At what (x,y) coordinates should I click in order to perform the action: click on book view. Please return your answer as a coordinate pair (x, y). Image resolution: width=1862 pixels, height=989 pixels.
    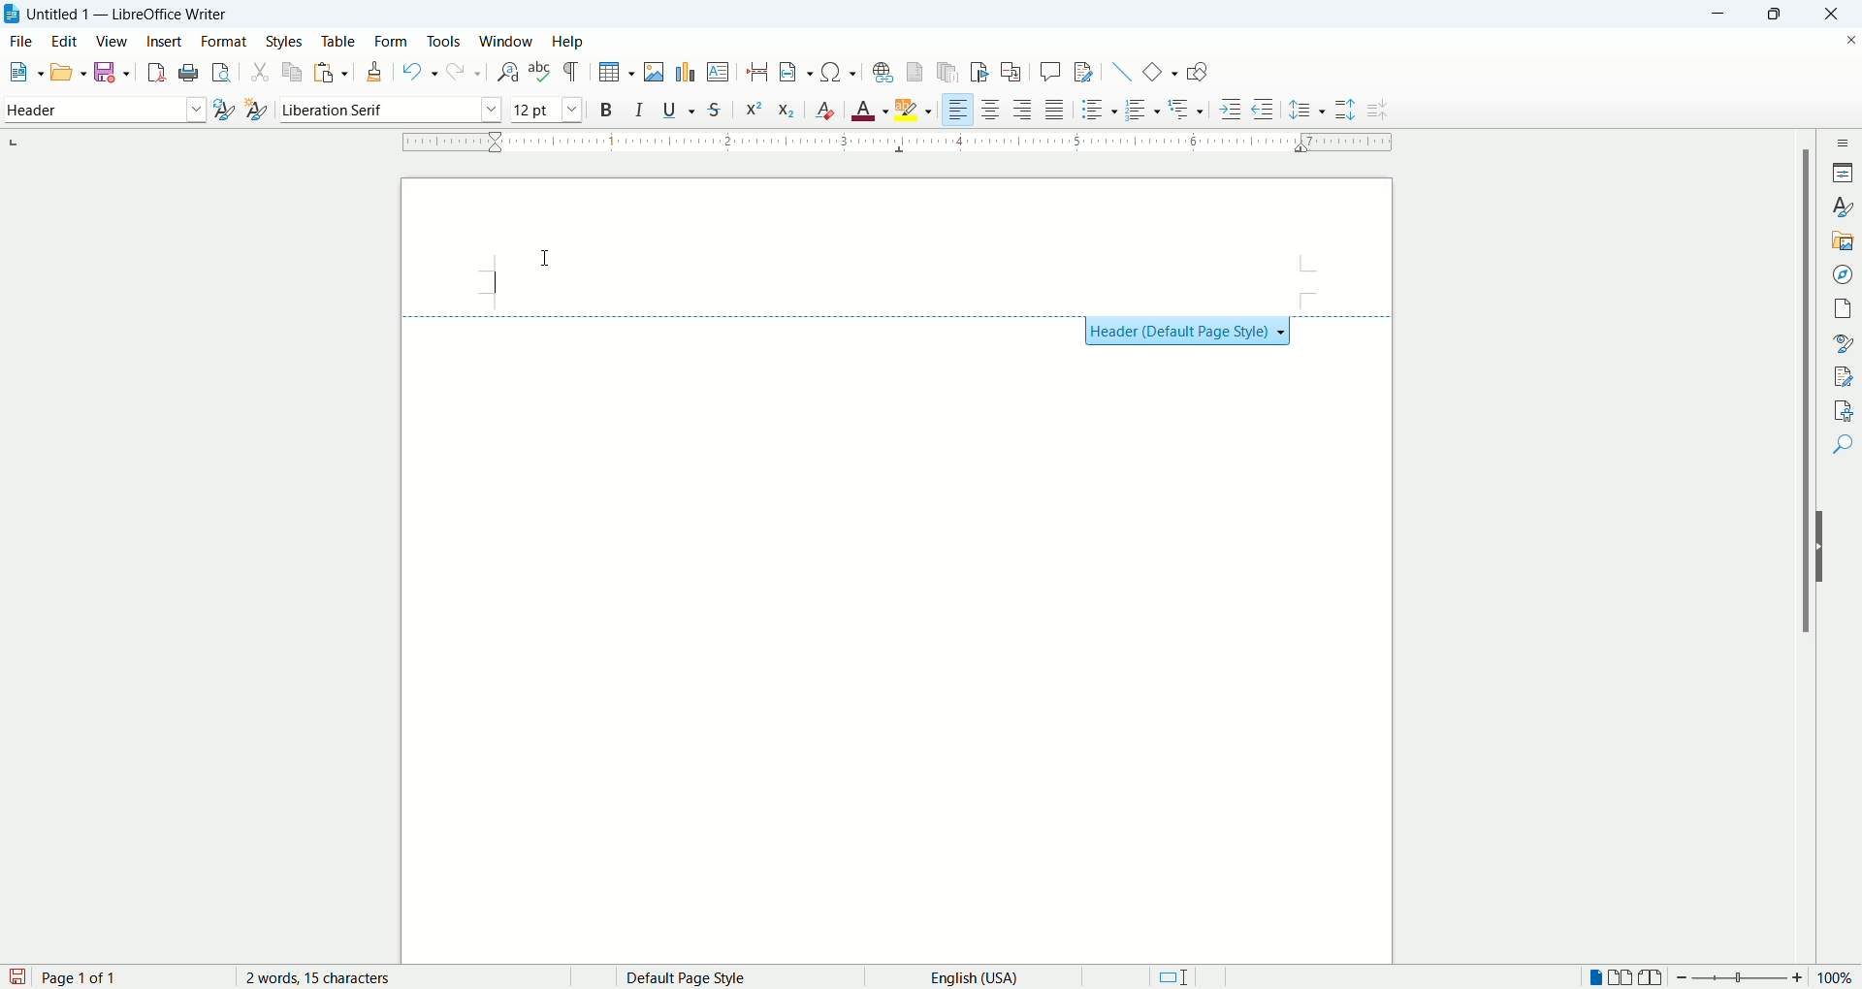
    Looking at the image, I should click on (1652, 978).